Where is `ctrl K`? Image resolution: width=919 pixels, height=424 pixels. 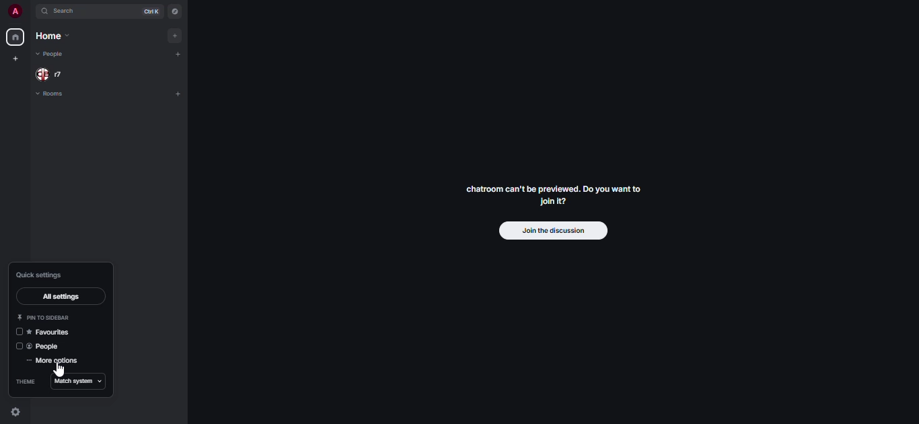 ctrl K is located at coordinates (151, 10).